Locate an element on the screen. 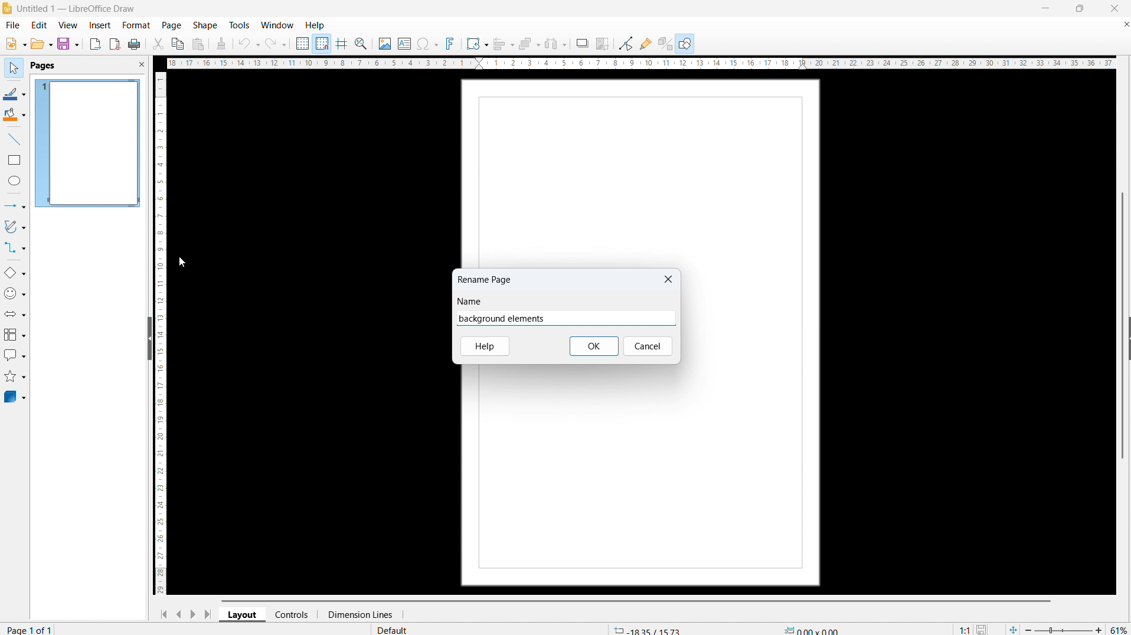  toggle extrusion is located at coordinates (665, 43).